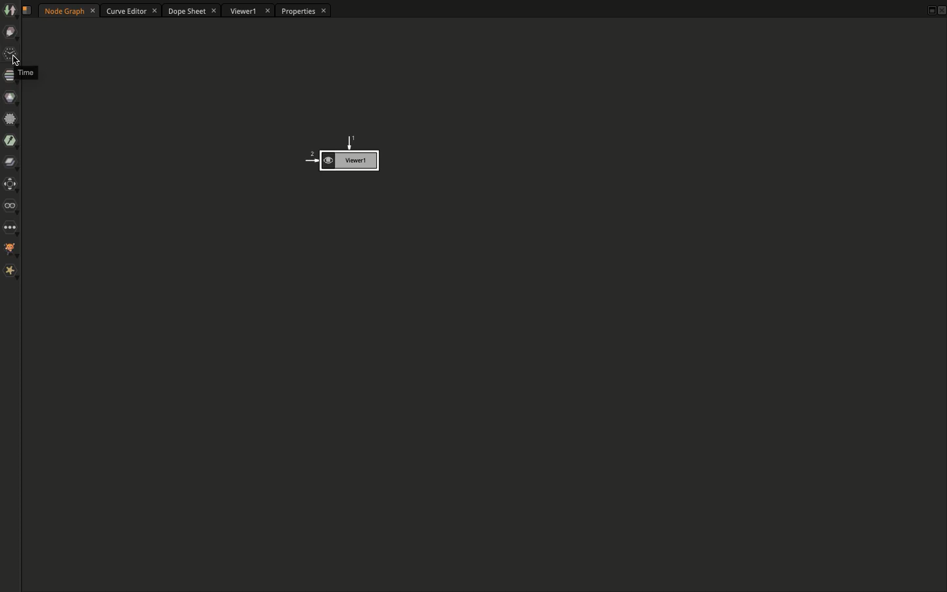 This screenshot has width=947, height=592. I want to click on Maximize, so click(929, 9).